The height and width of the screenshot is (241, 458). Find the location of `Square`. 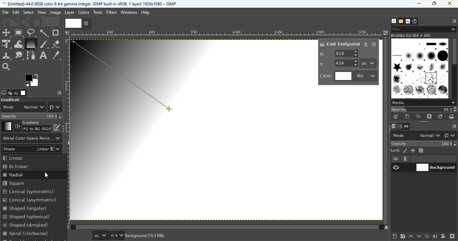

Square is located at coordinates (22, 183).